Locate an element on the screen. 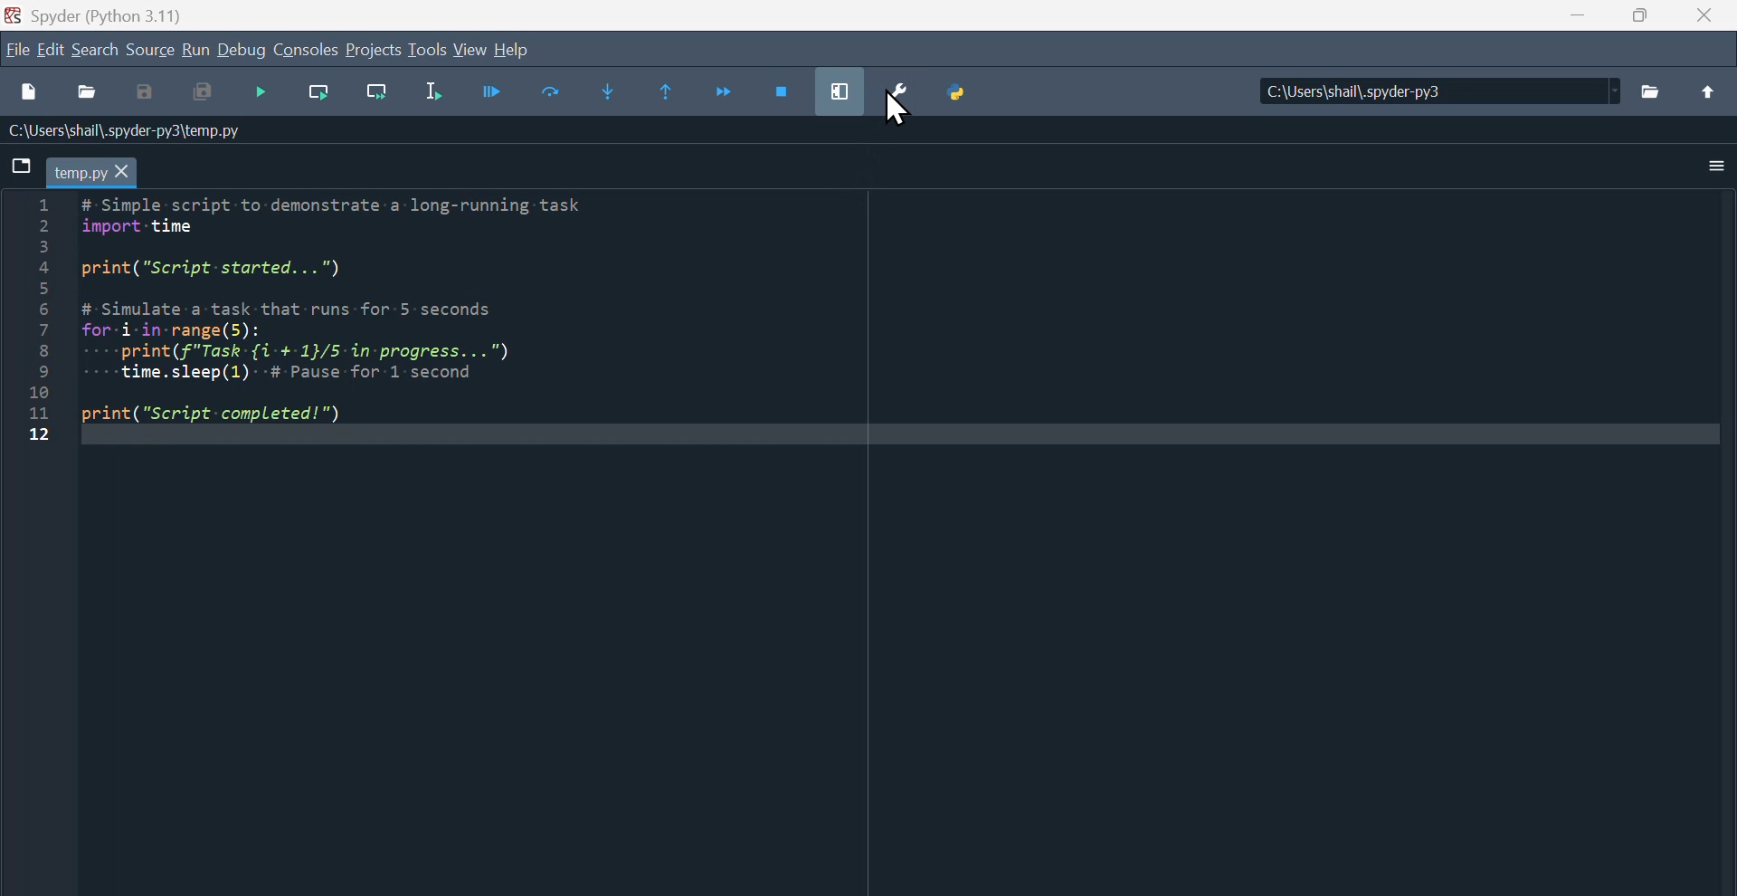 Image resolution: width=1737 pixels, height=896 pixels.  is located at coordinates (131, 132).